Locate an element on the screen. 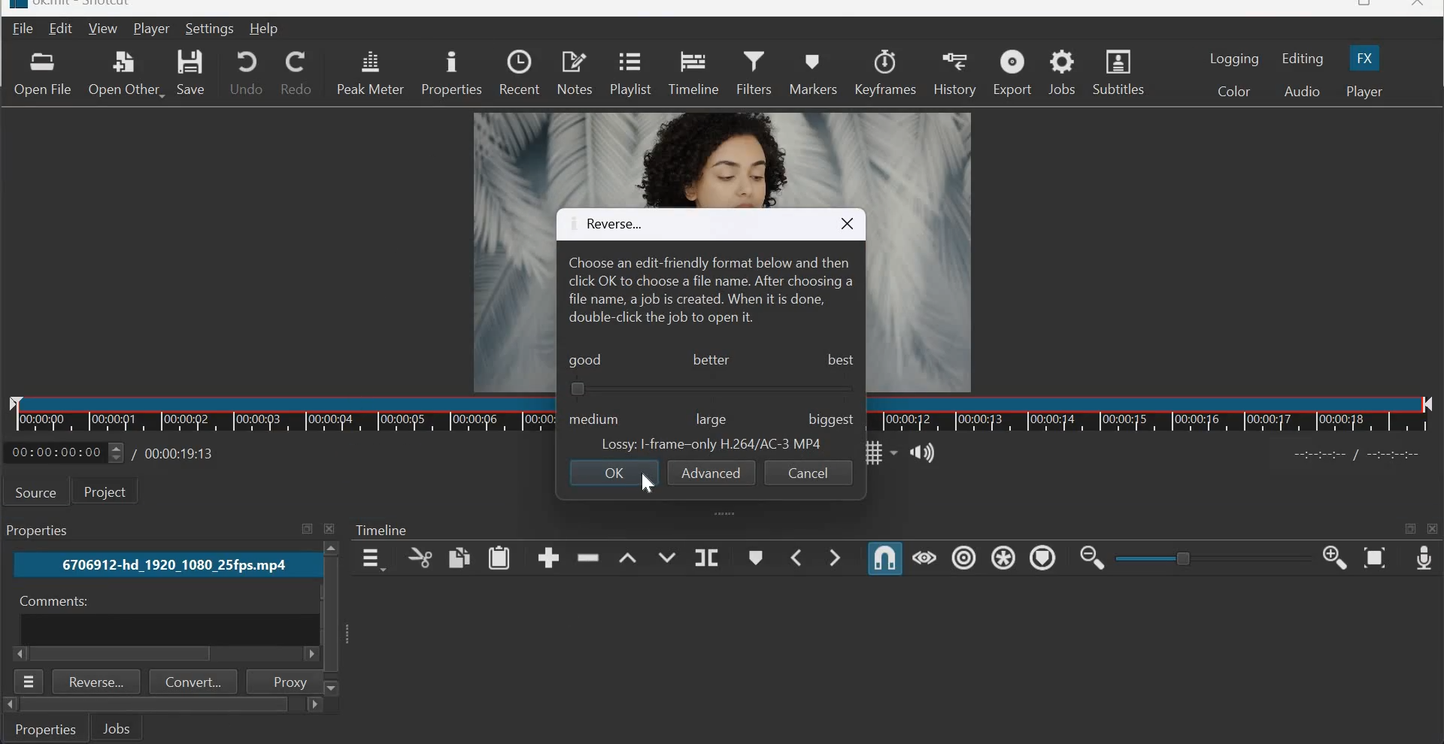 This screenshot has width=1444, height=744. mp4 file is located at coordinates (164, 565).